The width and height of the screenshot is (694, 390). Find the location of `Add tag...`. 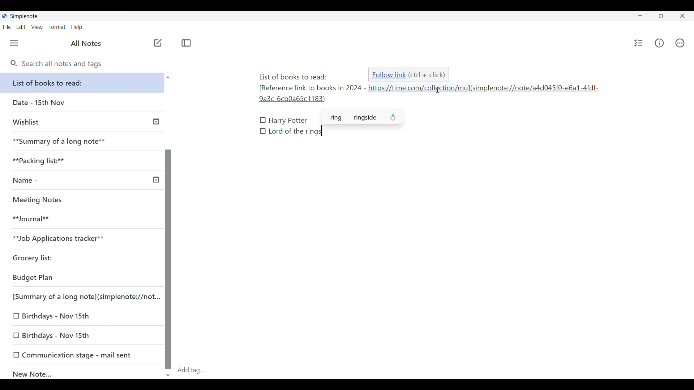

Add tag... is located at coordinates (196, 370).